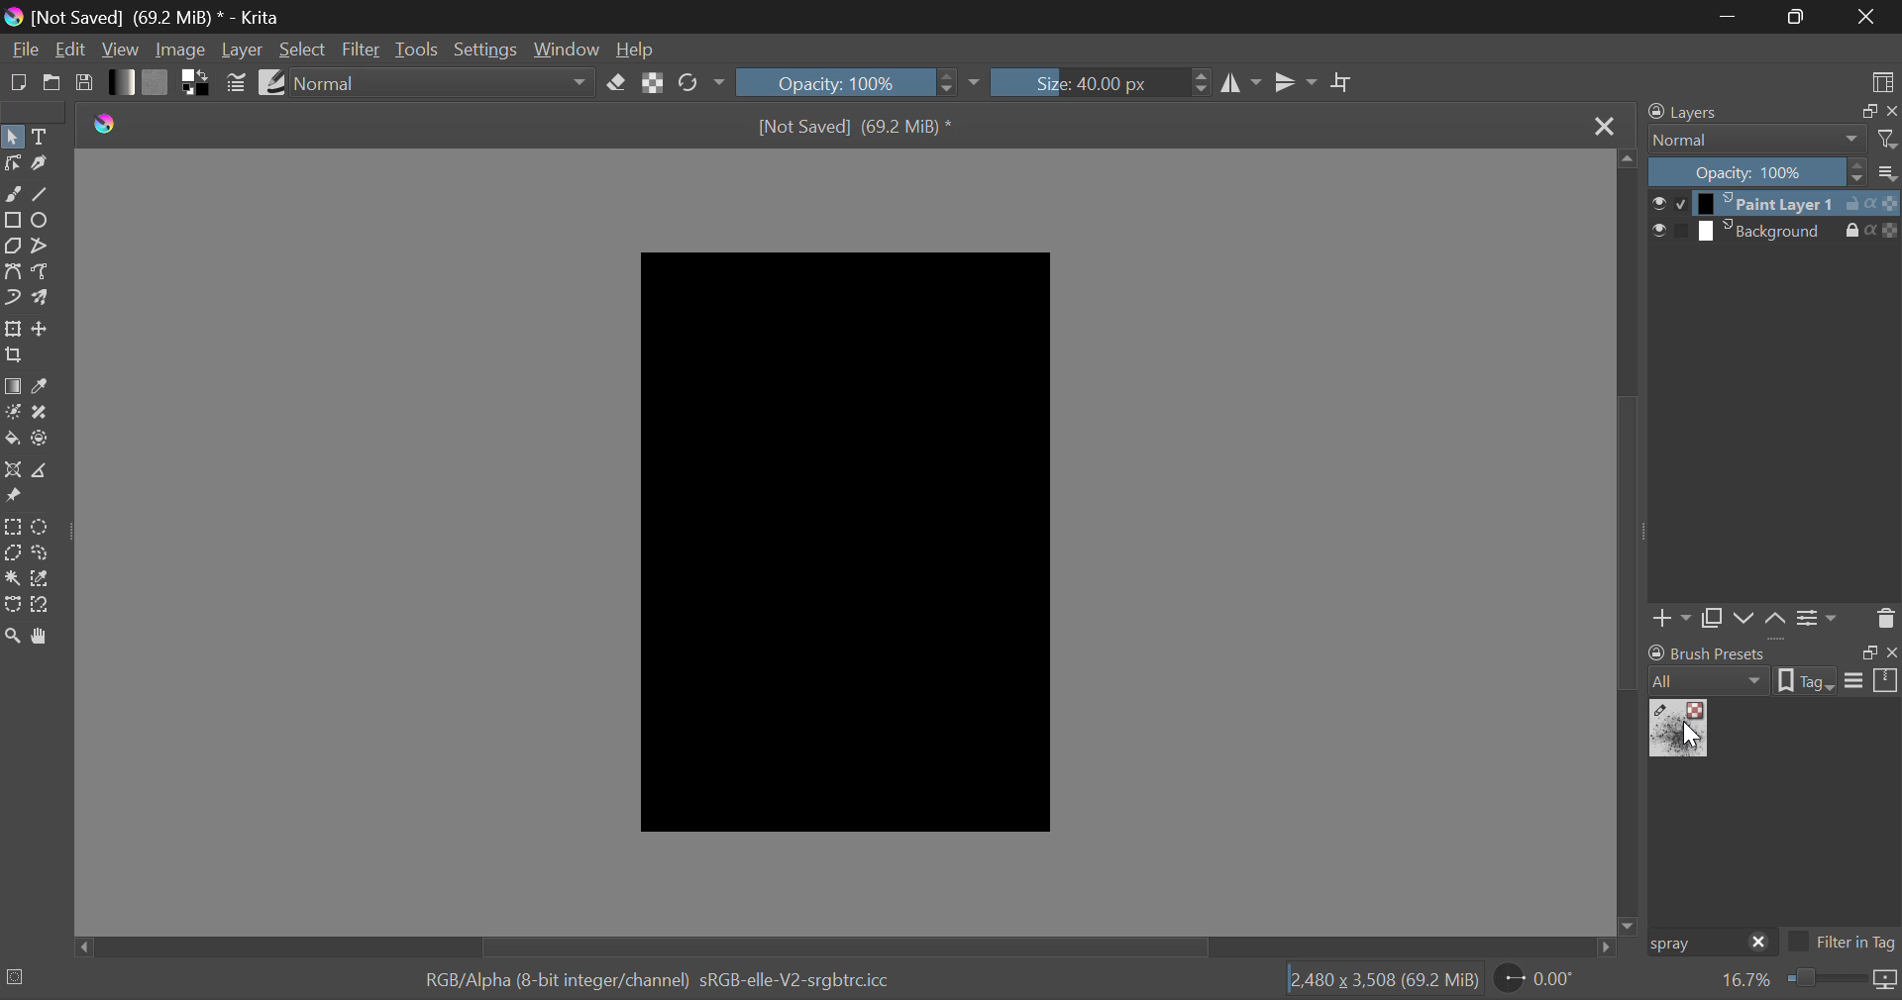  Describe the element at coordinates (1888, 138) in the screenshot. I see `filters icon` at that location.